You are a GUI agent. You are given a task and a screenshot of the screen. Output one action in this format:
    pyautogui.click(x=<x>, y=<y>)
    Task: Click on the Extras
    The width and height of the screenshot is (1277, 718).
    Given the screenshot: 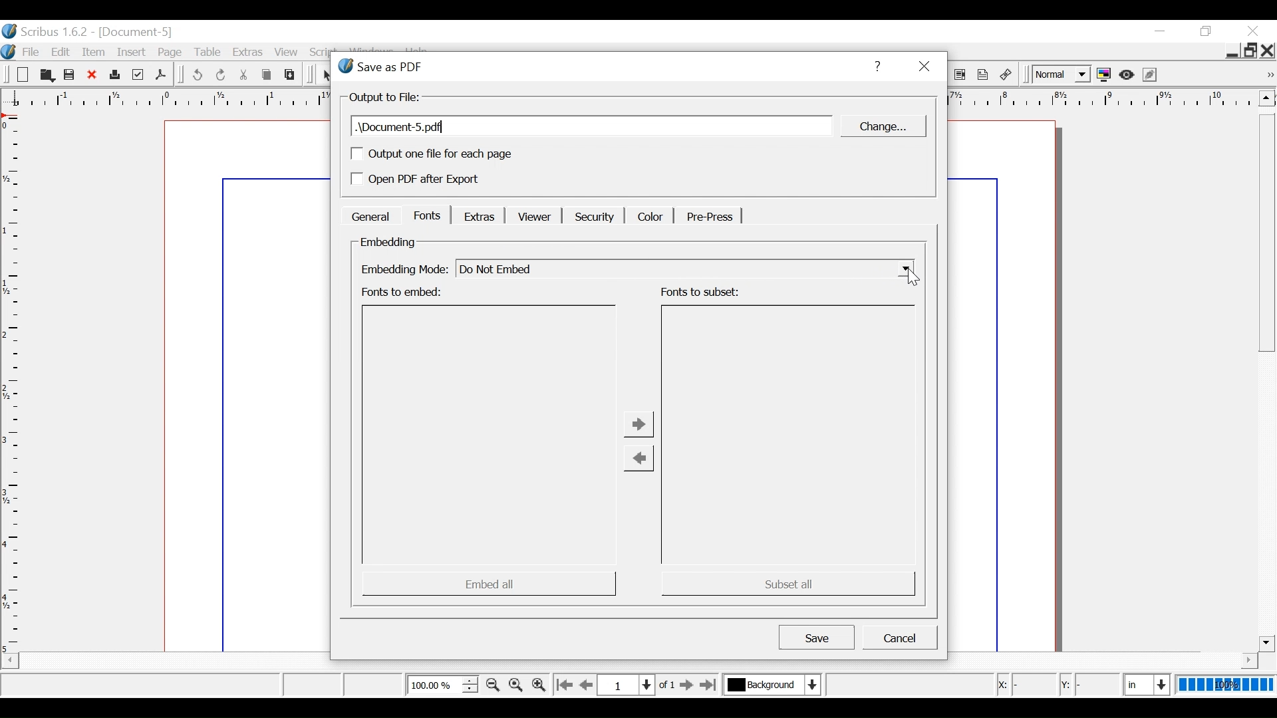 What is the action you would take?
    pyautogui.click(x=477, y=215)
    